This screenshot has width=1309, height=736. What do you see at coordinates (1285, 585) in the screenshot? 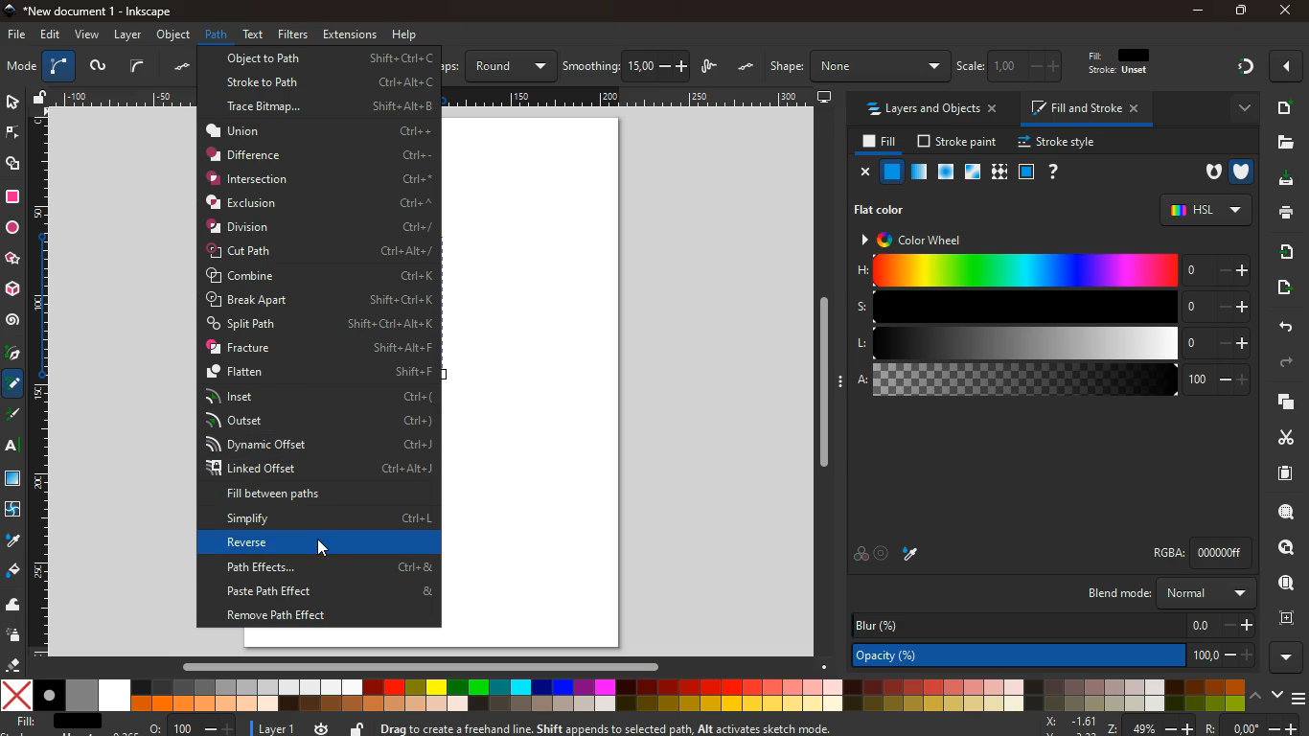
I see `look` at bounding box center [1285, 585].